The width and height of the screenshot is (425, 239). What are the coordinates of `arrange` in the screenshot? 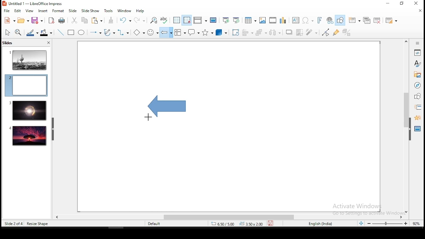 It's located at (262, 33).